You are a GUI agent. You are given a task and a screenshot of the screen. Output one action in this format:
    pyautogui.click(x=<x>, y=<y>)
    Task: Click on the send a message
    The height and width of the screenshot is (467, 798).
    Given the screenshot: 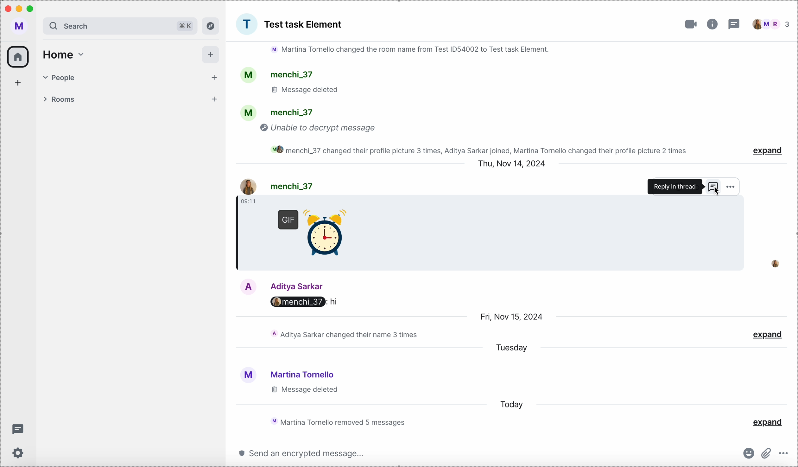 What is the action you would take?
    pyautogui.click(x=301, y=453)
    